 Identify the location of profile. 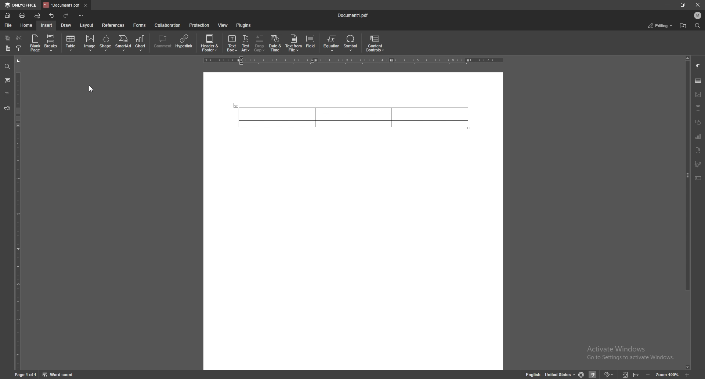
(698, 15).